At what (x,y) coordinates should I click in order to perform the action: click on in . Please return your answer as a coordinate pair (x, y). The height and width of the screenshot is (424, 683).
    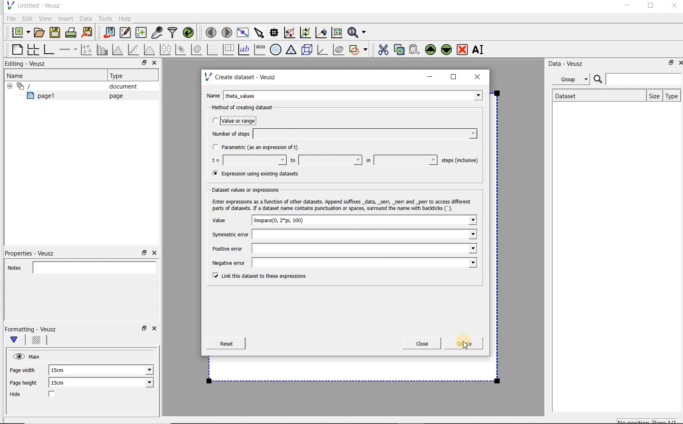
    Looking at the image, I should click on (400, 160).